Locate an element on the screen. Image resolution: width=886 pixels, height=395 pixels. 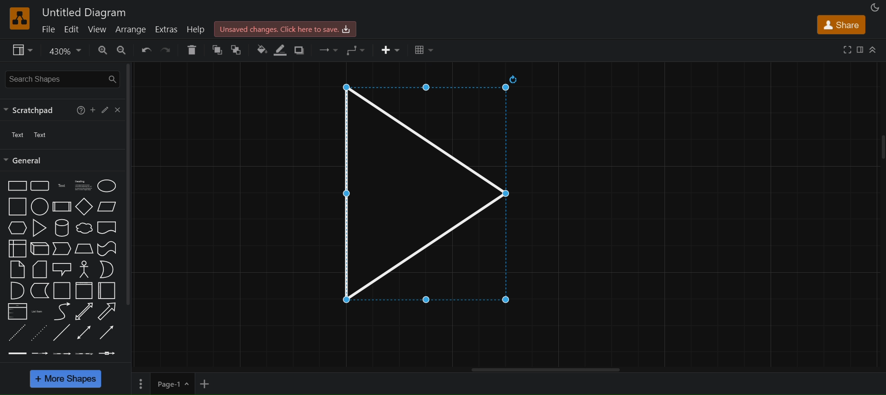
zoom is located at coordinates (64, 51).